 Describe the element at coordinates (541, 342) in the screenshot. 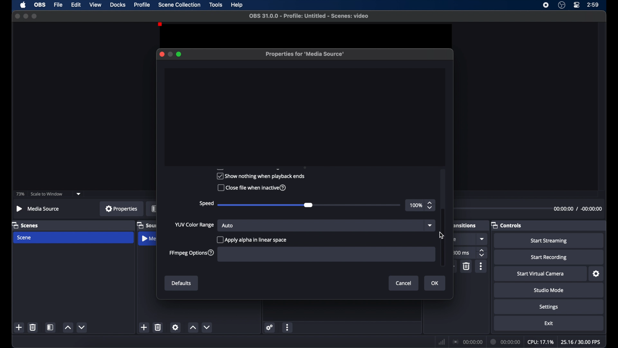

I see `cpu` at that location.